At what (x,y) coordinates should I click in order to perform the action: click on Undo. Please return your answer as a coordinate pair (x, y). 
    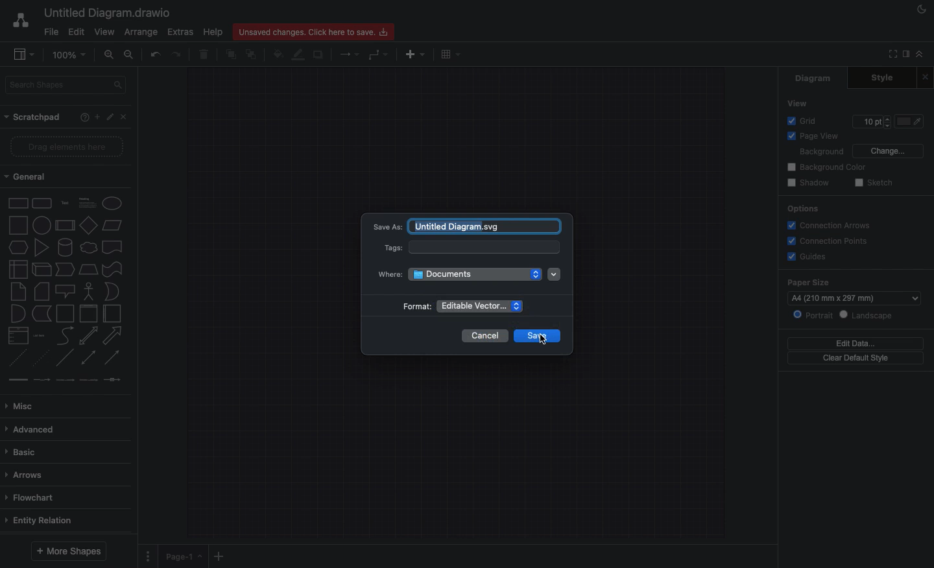
    Looking at the image, I should click on (154, 54).